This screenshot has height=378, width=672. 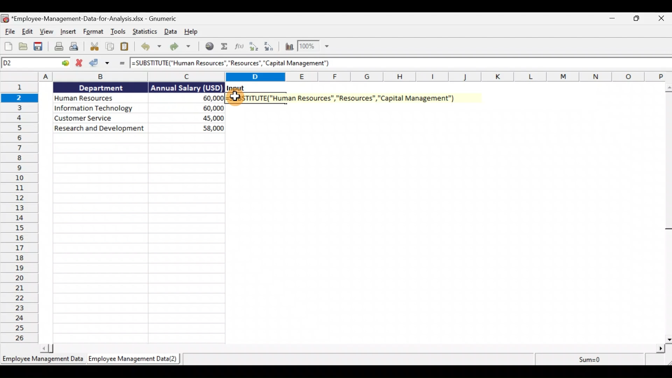 What do you see at coordinates (39, 47) in the screenshot?
I see `Save the current workbook` at bounding box center [39, 47].